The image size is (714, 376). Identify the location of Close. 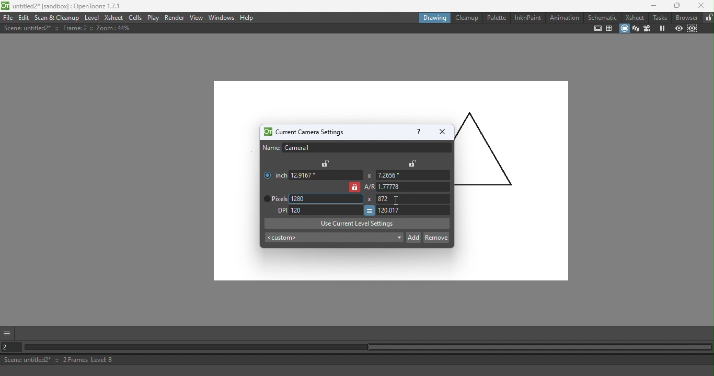
(701, 6).